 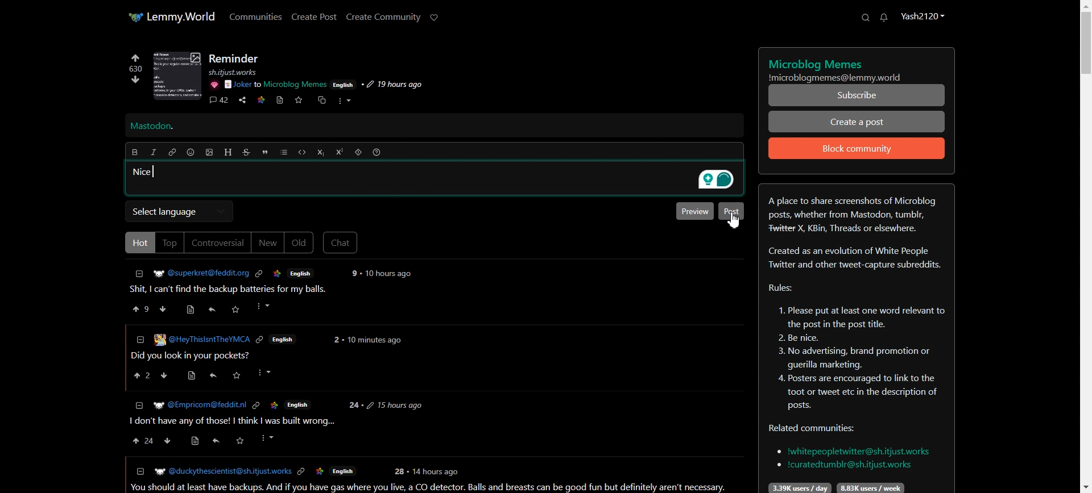 I want to click on , so click(x=267, y=373).